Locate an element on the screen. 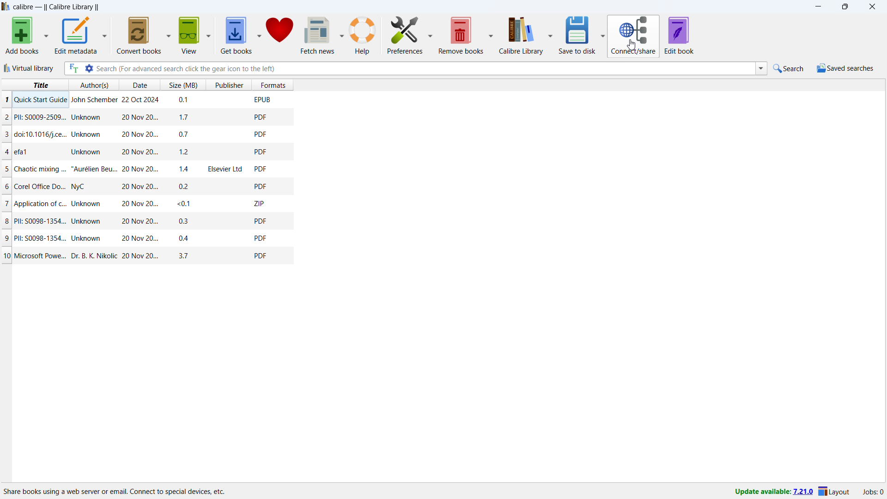 The image size is (887, 499). one book entry is located at coordinates (148, 256).